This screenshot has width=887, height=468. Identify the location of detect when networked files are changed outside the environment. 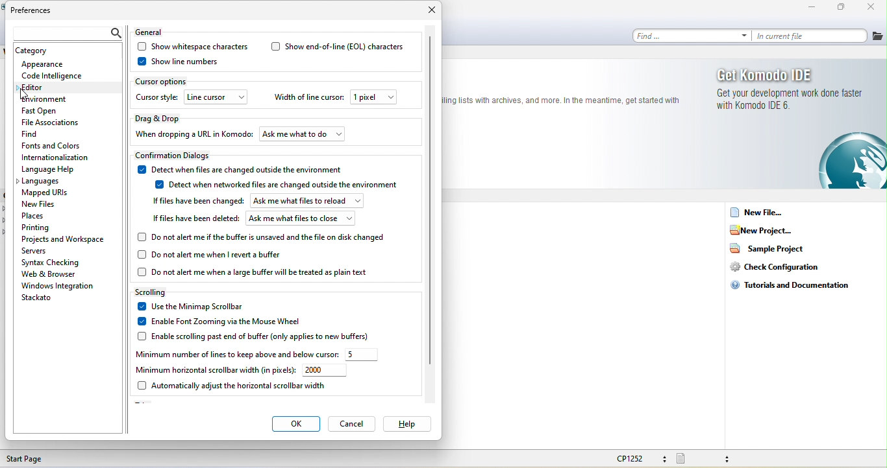
(281, 186).